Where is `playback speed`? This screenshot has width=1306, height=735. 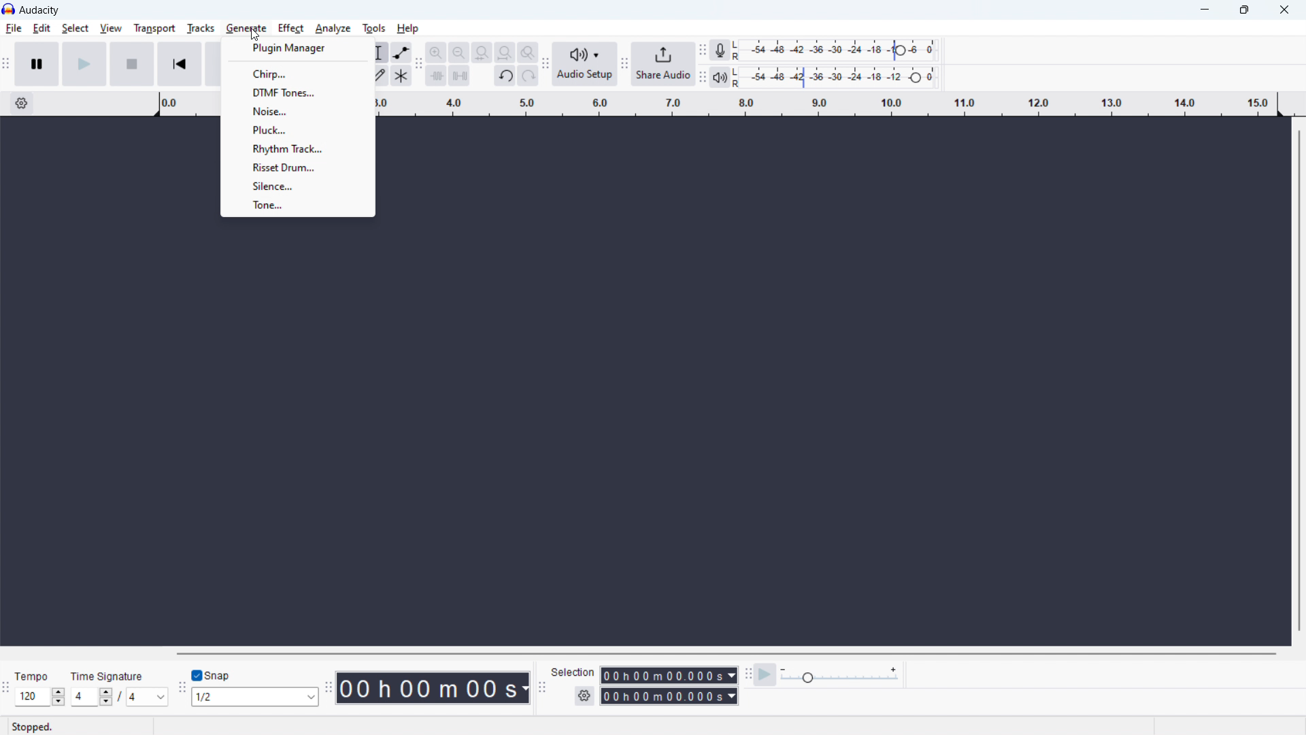 playback speed is located at coordinates (841, 676).